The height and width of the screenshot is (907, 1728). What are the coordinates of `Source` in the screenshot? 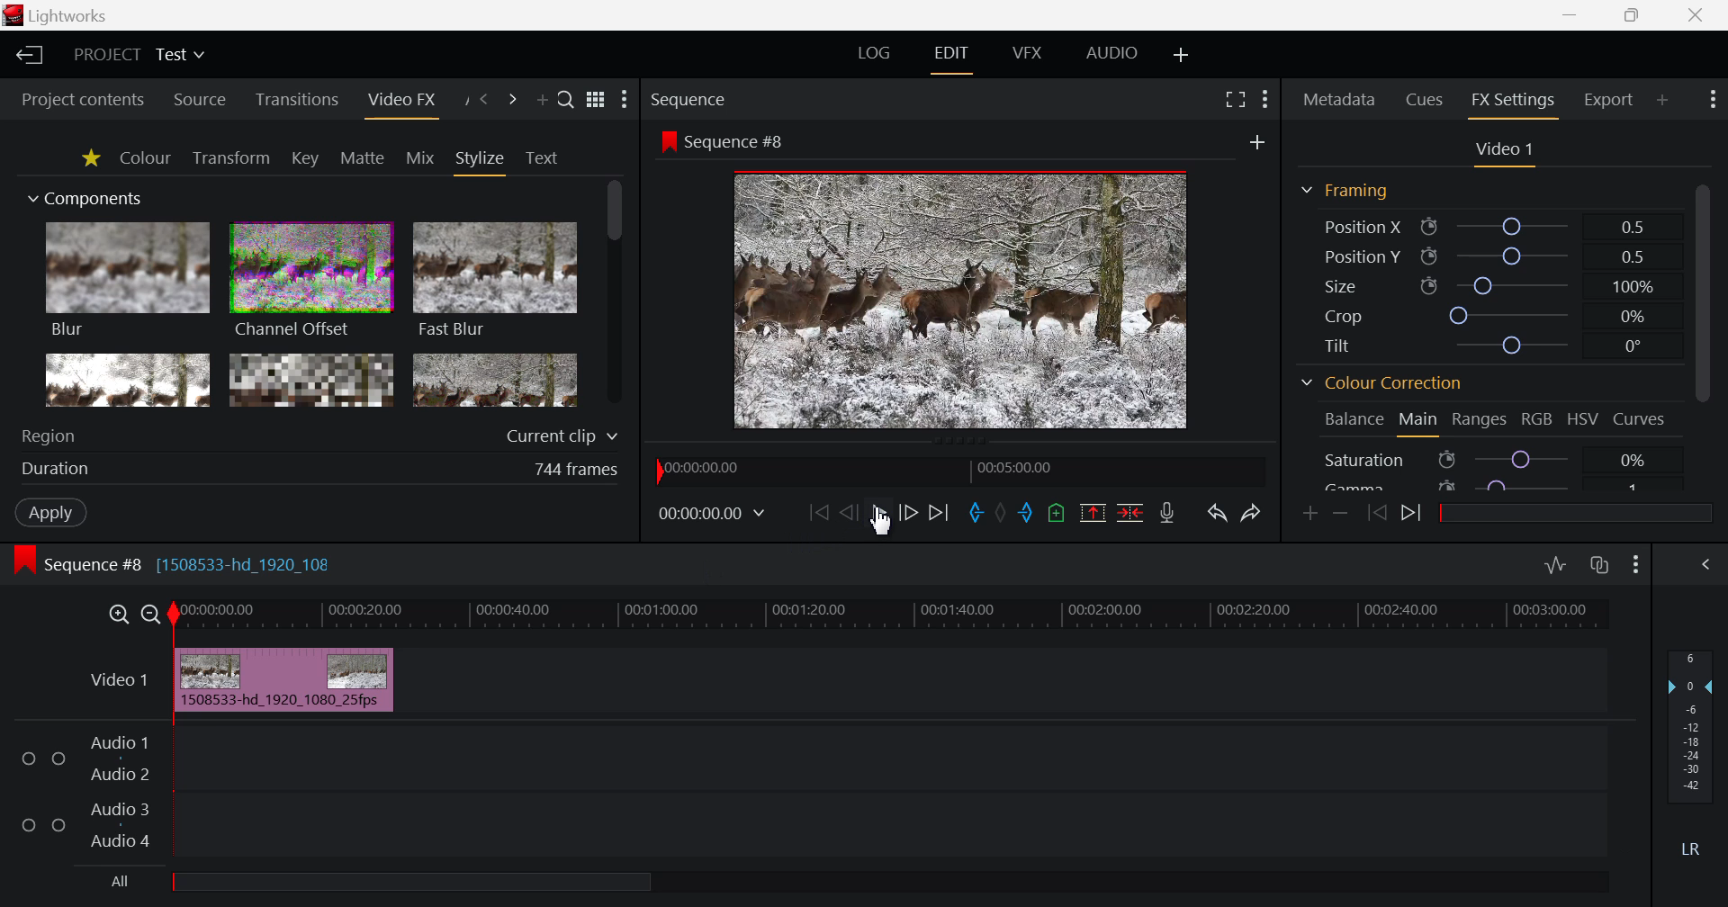 It's located at (201, 99).